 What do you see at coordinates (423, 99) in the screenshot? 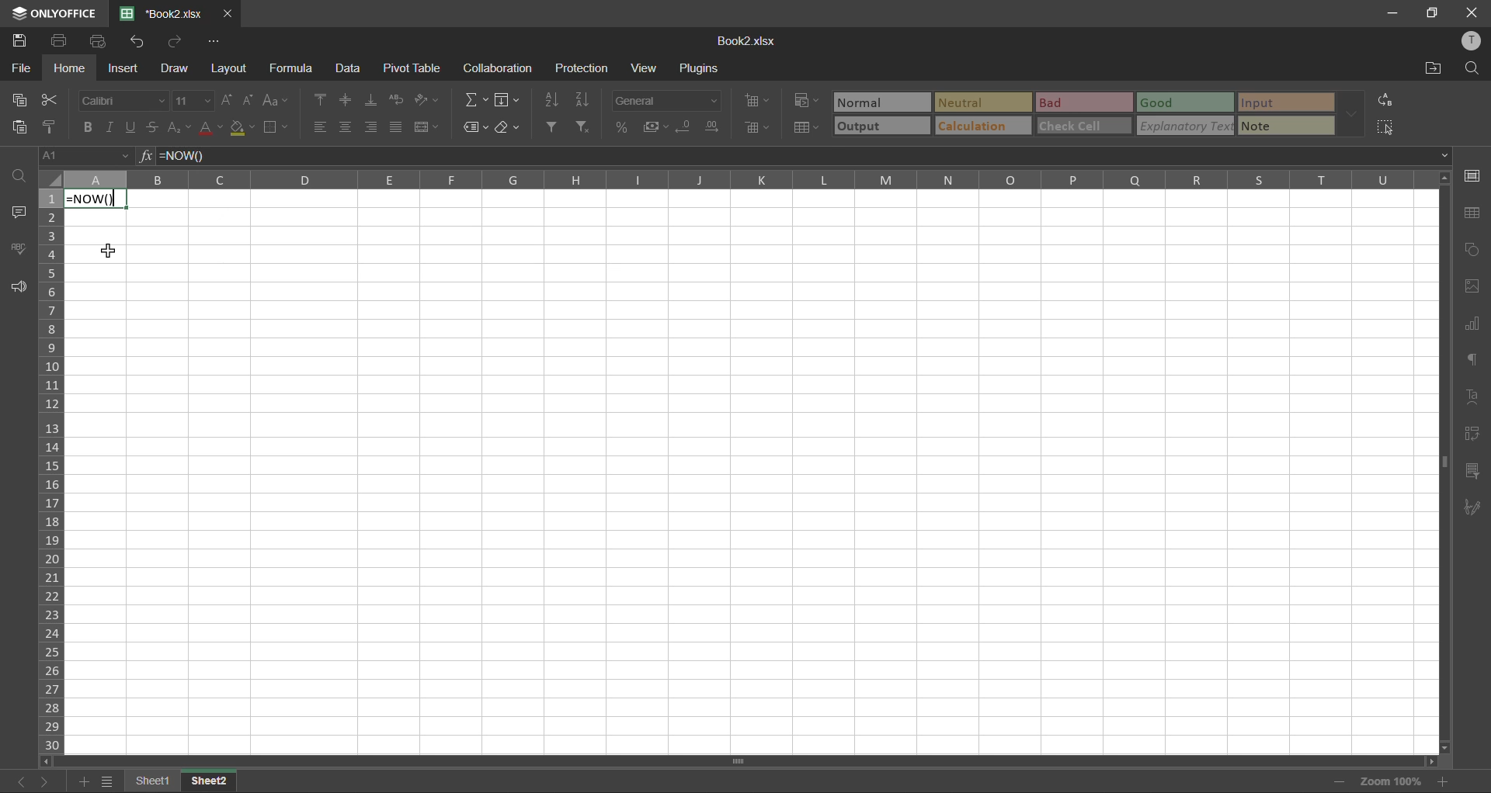
I see `orientation` at bounding box center [423, 99].